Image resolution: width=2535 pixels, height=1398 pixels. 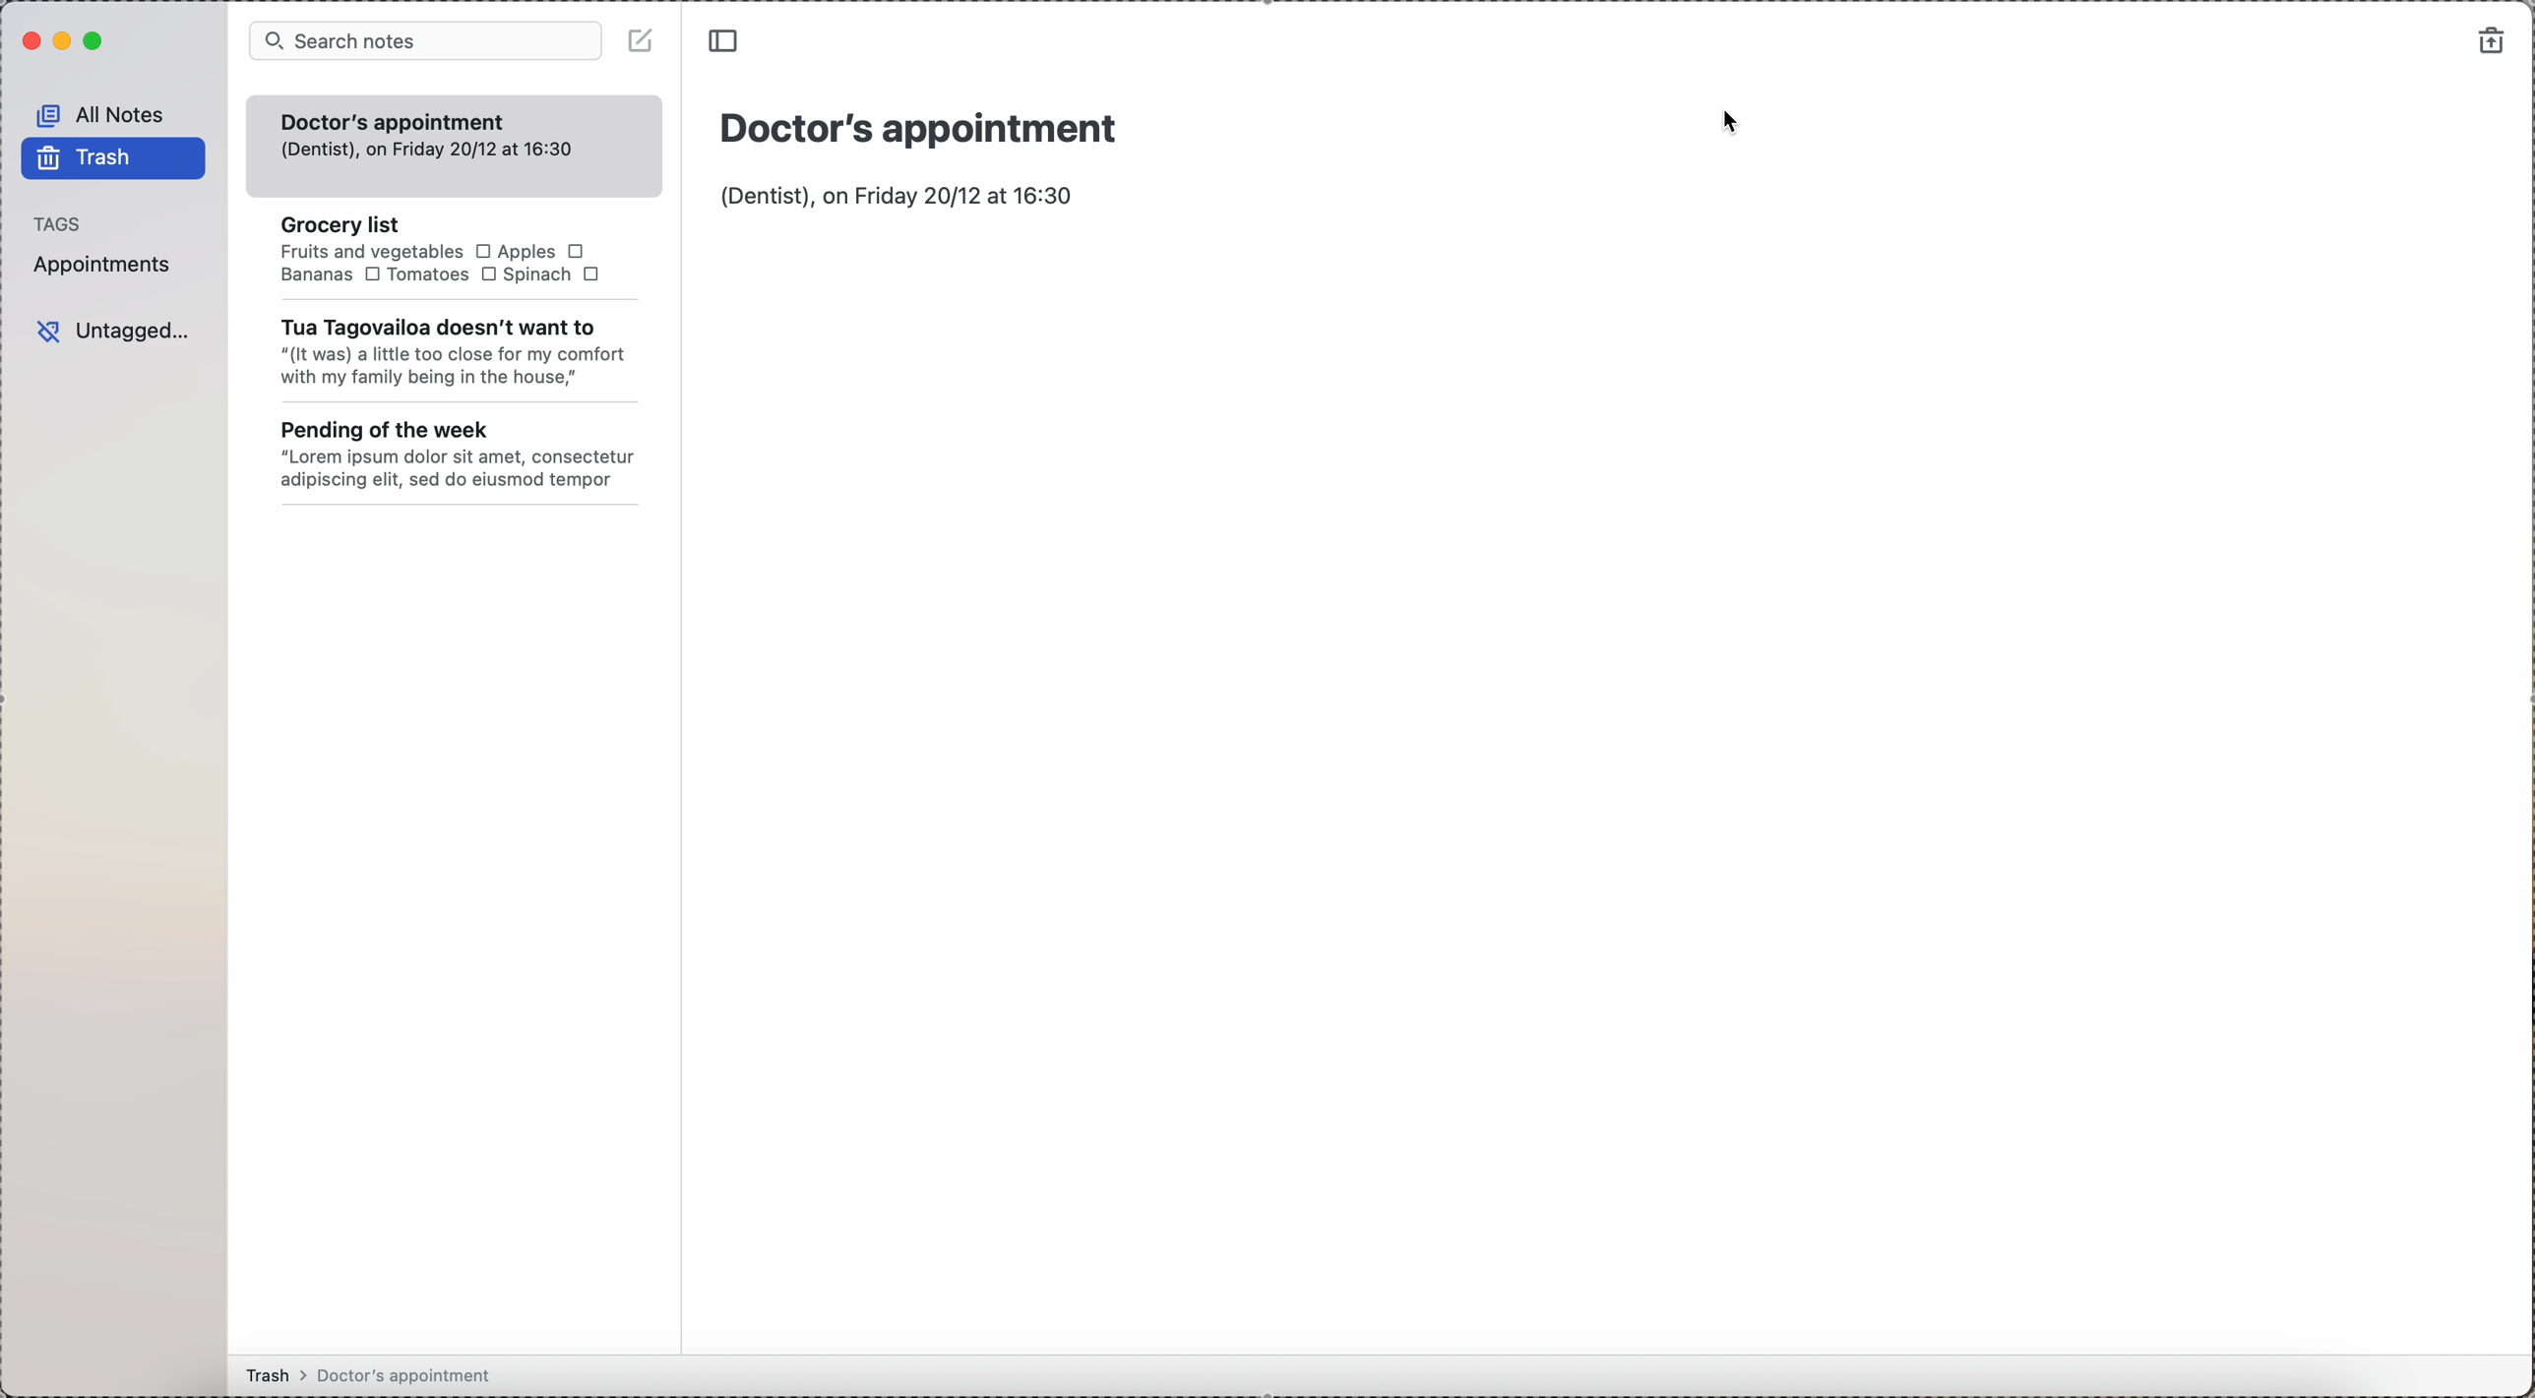 What do you see at coordinates (450, 356) in the screenshot?
I see `" (It was) a little too close for my comfort` at bounding box center [450, 356].